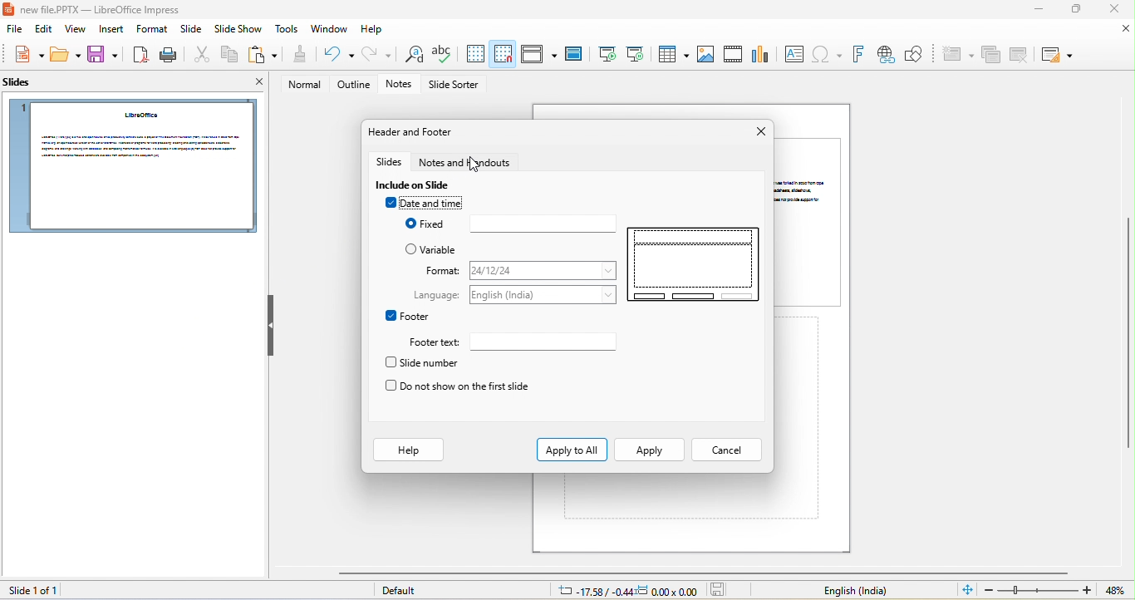 Image resolution: width=1135 pixels, height=600 pixels. I want to click on apply, so click(650, 450).